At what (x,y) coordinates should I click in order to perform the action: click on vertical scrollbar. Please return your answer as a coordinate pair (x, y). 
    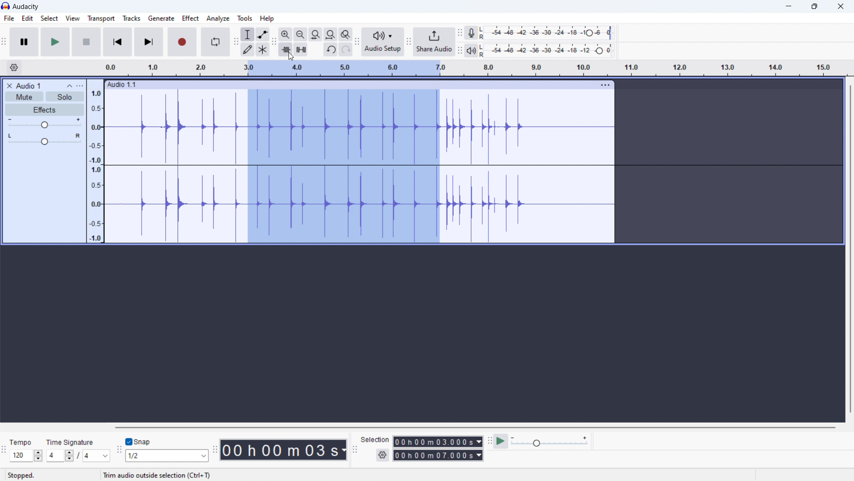
    Looking at the image, I should click on (849, 249).